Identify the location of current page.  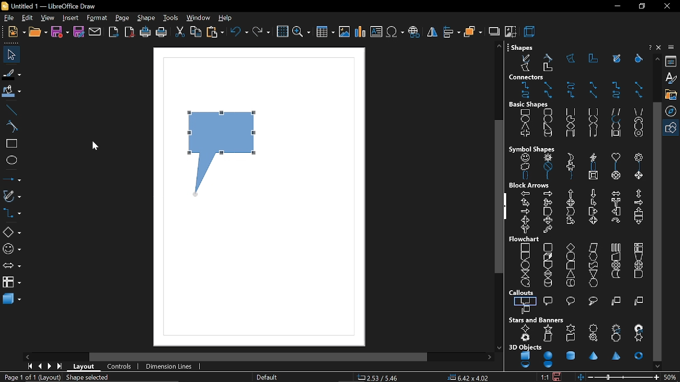
(21, 378).